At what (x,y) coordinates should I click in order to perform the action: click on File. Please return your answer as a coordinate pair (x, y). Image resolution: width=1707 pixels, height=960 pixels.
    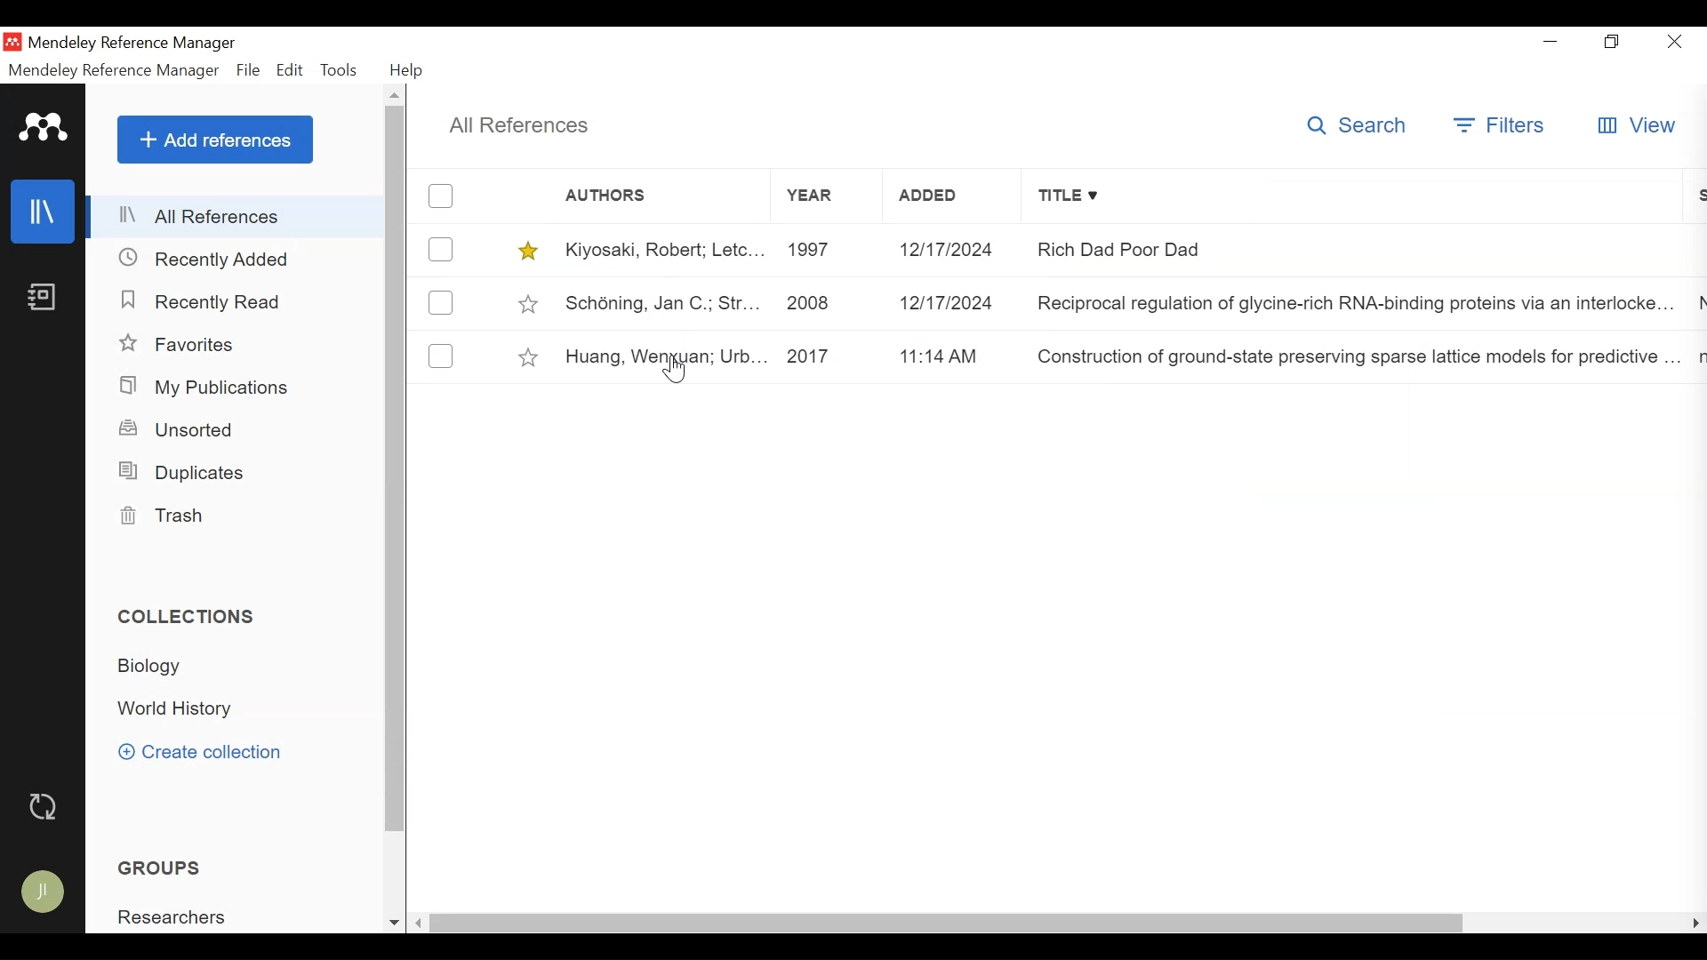
    Looking at the image, I should click on (248, 71).